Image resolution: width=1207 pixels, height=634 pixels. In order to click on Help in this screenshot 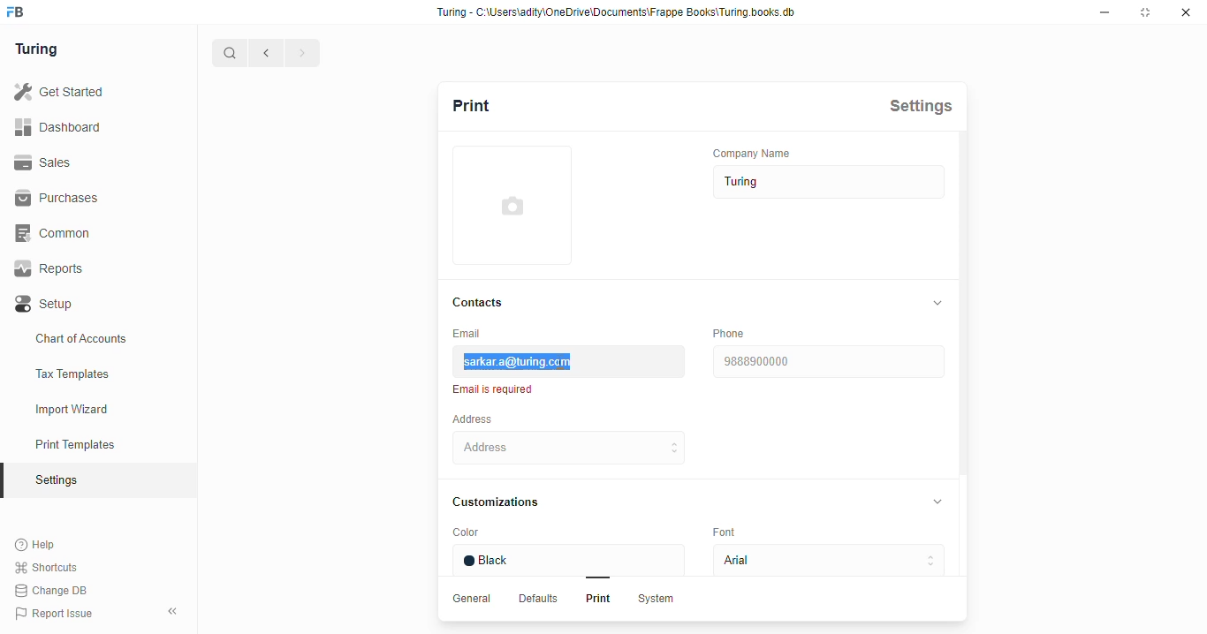, I will do `click(48, 544)`.